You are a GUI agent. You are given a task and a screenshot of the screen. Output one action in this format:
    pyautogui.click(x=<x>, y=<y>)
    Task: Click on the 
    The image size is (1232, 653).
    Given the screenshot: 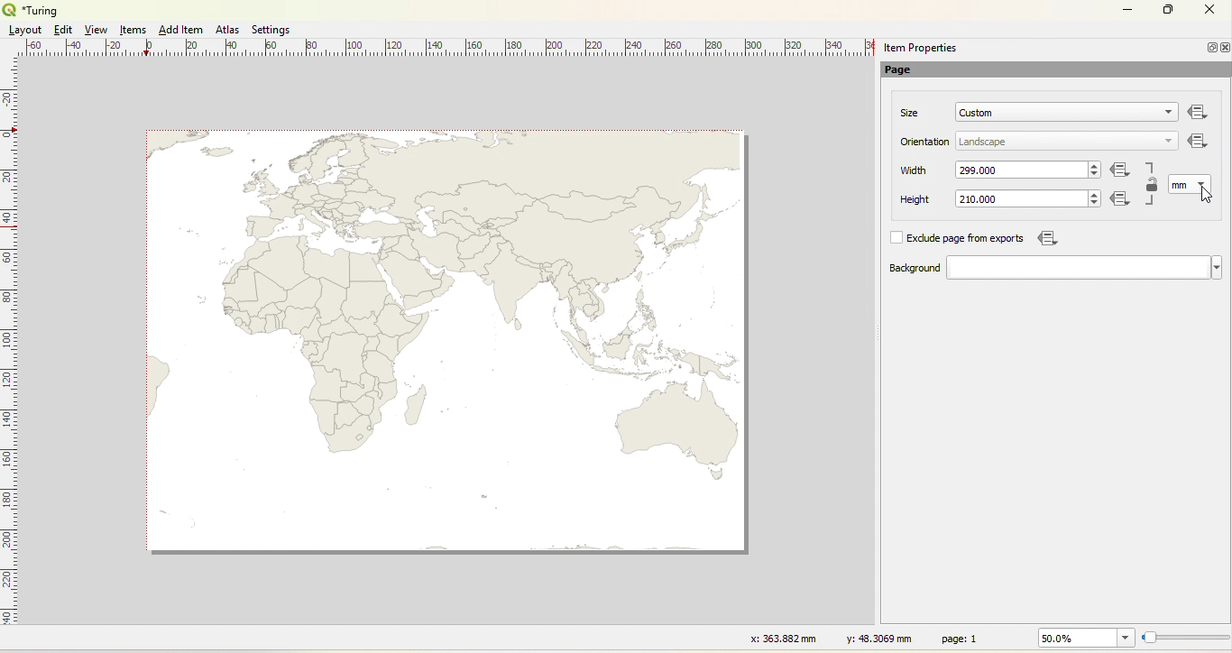 What is the action you would take?
    pyautogui.click(x=1199, y=113)
    